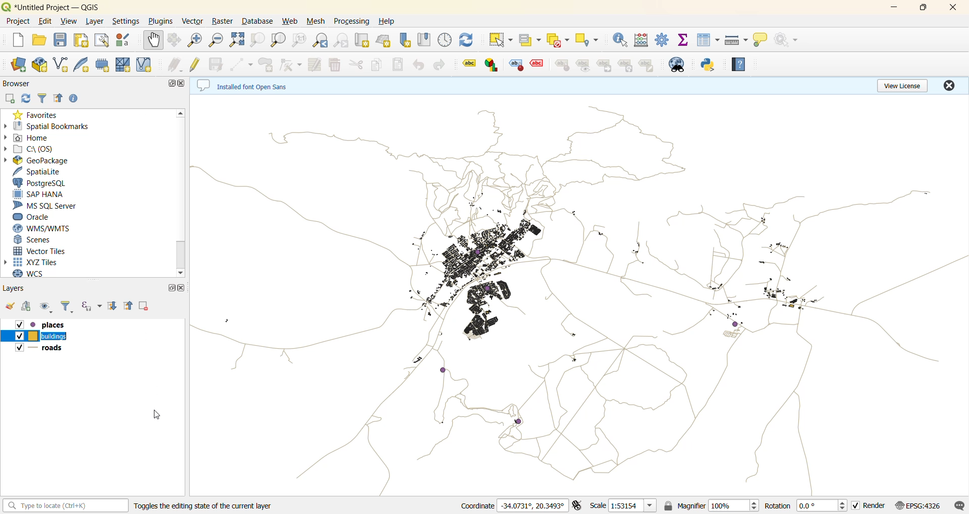 This screenshot has height=514, width=969. Describe the element at coordinates (437, 65) in the screenshot. I see `redo` at that location.